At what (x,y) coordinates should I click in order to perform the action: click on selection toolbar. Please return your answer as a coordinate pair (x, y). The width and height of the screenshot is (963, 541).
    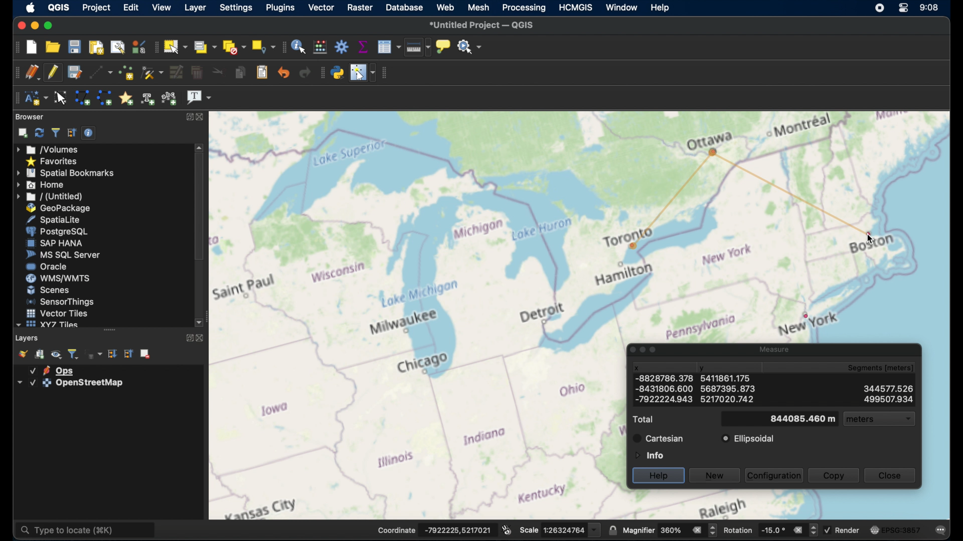
    Looking at the image, I should click on (156, 46).